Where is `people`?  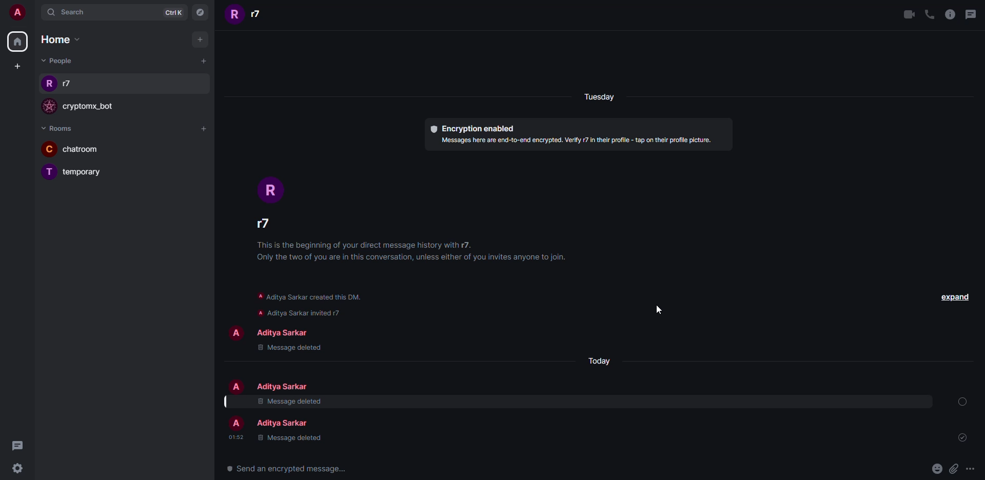
people is located at coordinates (270, 224).